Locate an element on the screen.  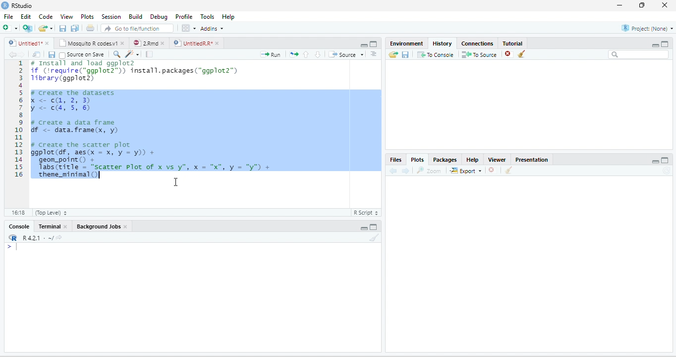
close is located at coordinates (163, 43).